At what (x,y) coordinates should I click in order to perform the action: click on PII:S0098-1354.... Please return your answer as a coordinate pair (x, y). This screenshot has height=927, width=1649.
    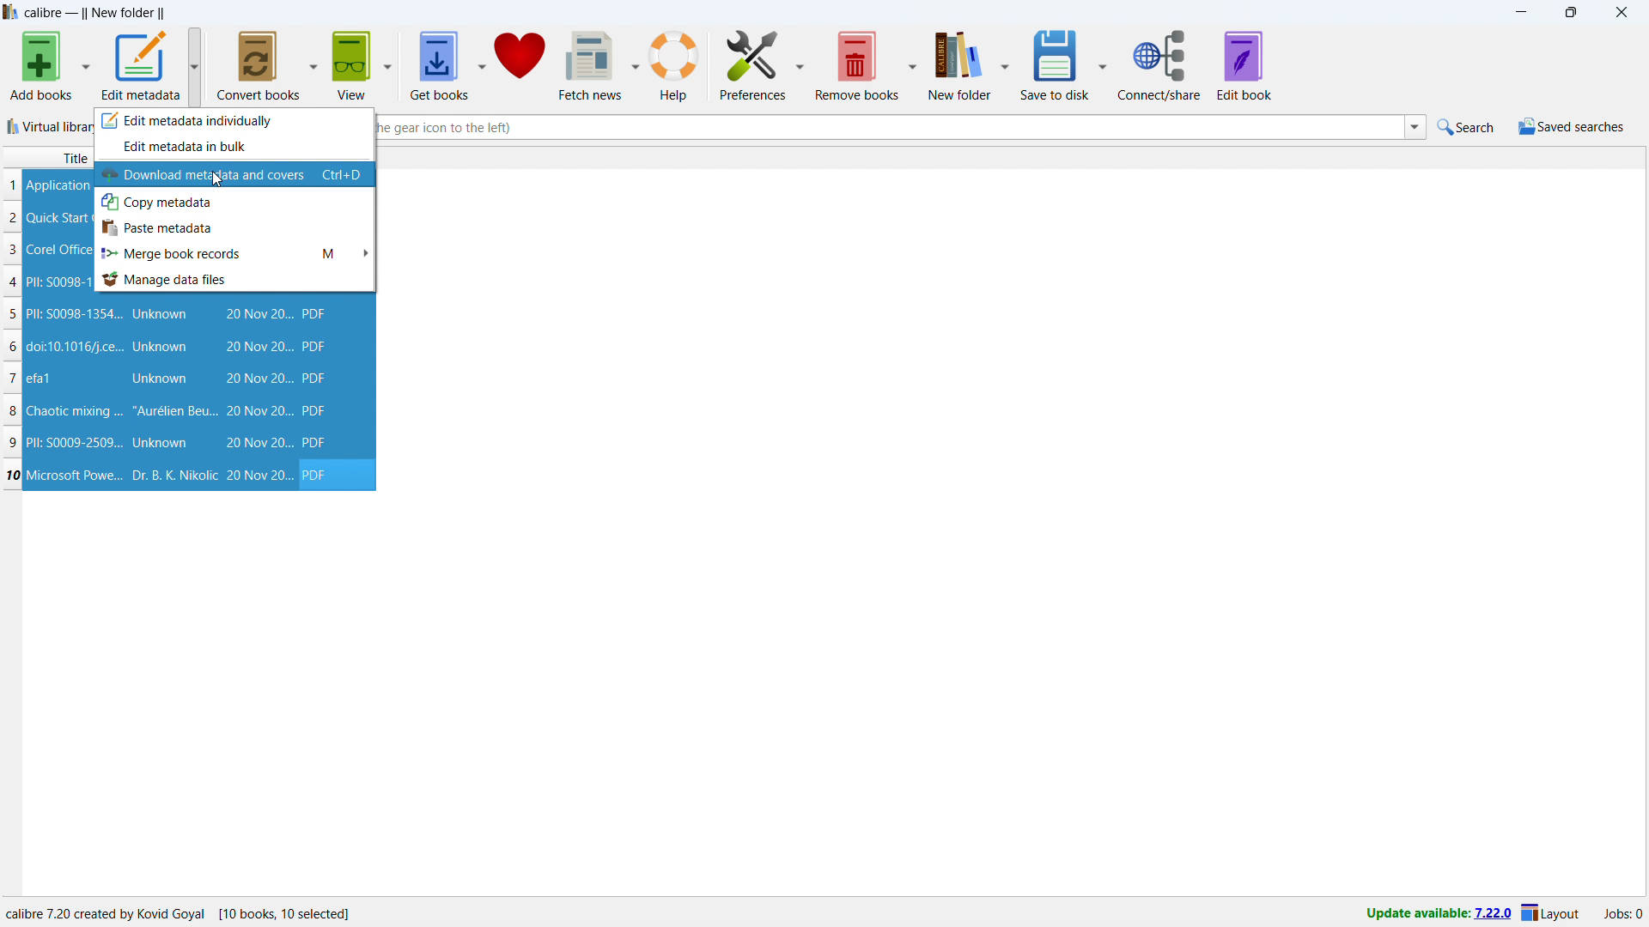
    Looking at the image, I should click on (75, 315).